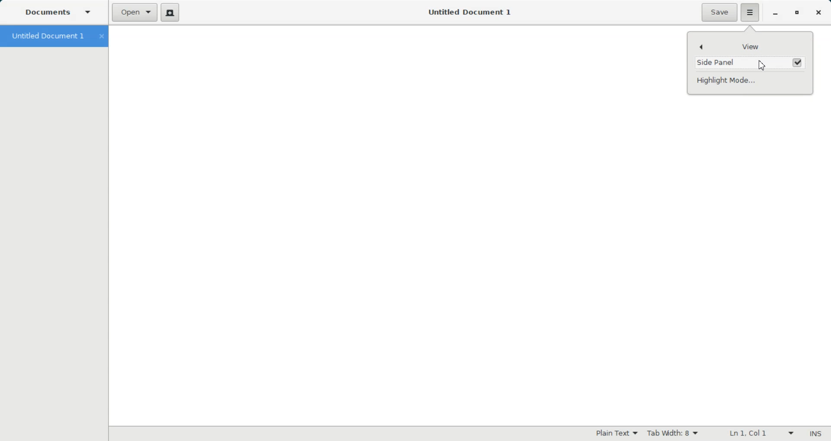  I want to click on Maximize, so click(798, 13).